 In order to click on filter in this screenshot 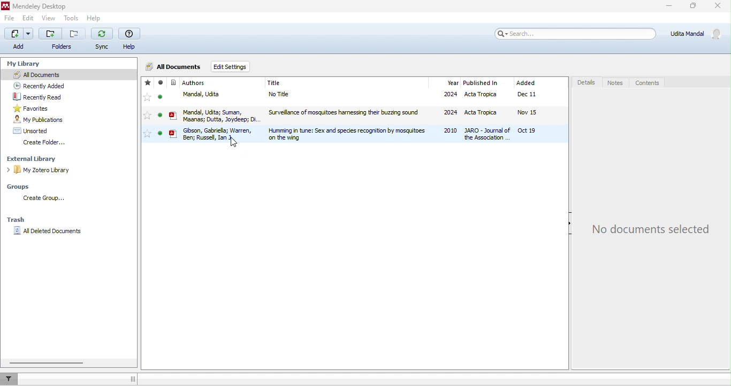, I will do `click(11, 378)`.